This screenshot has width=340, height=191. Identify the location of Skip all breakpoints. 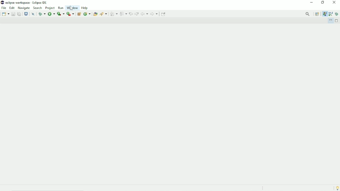
(34, 14).